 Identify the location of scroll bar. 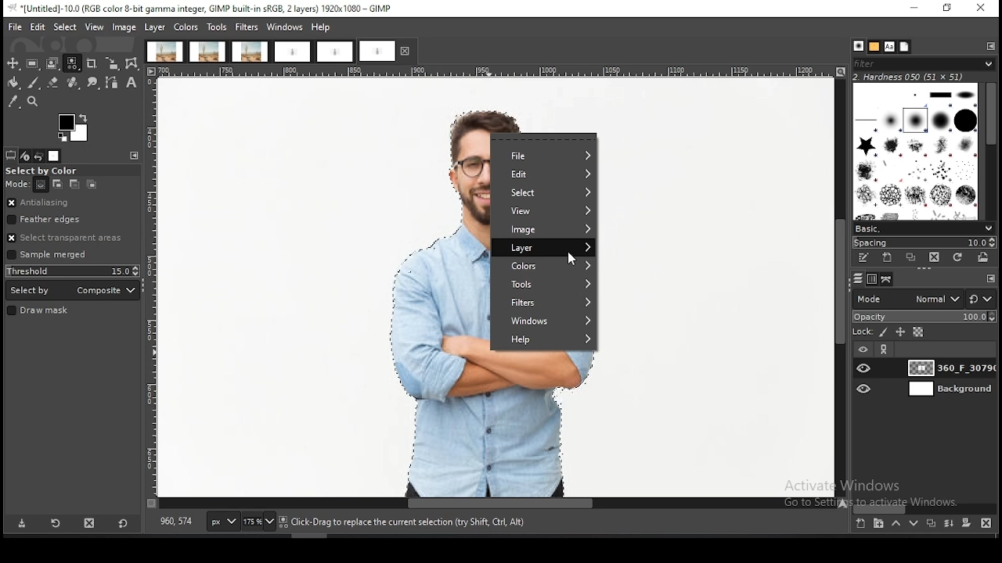
(841, 288).